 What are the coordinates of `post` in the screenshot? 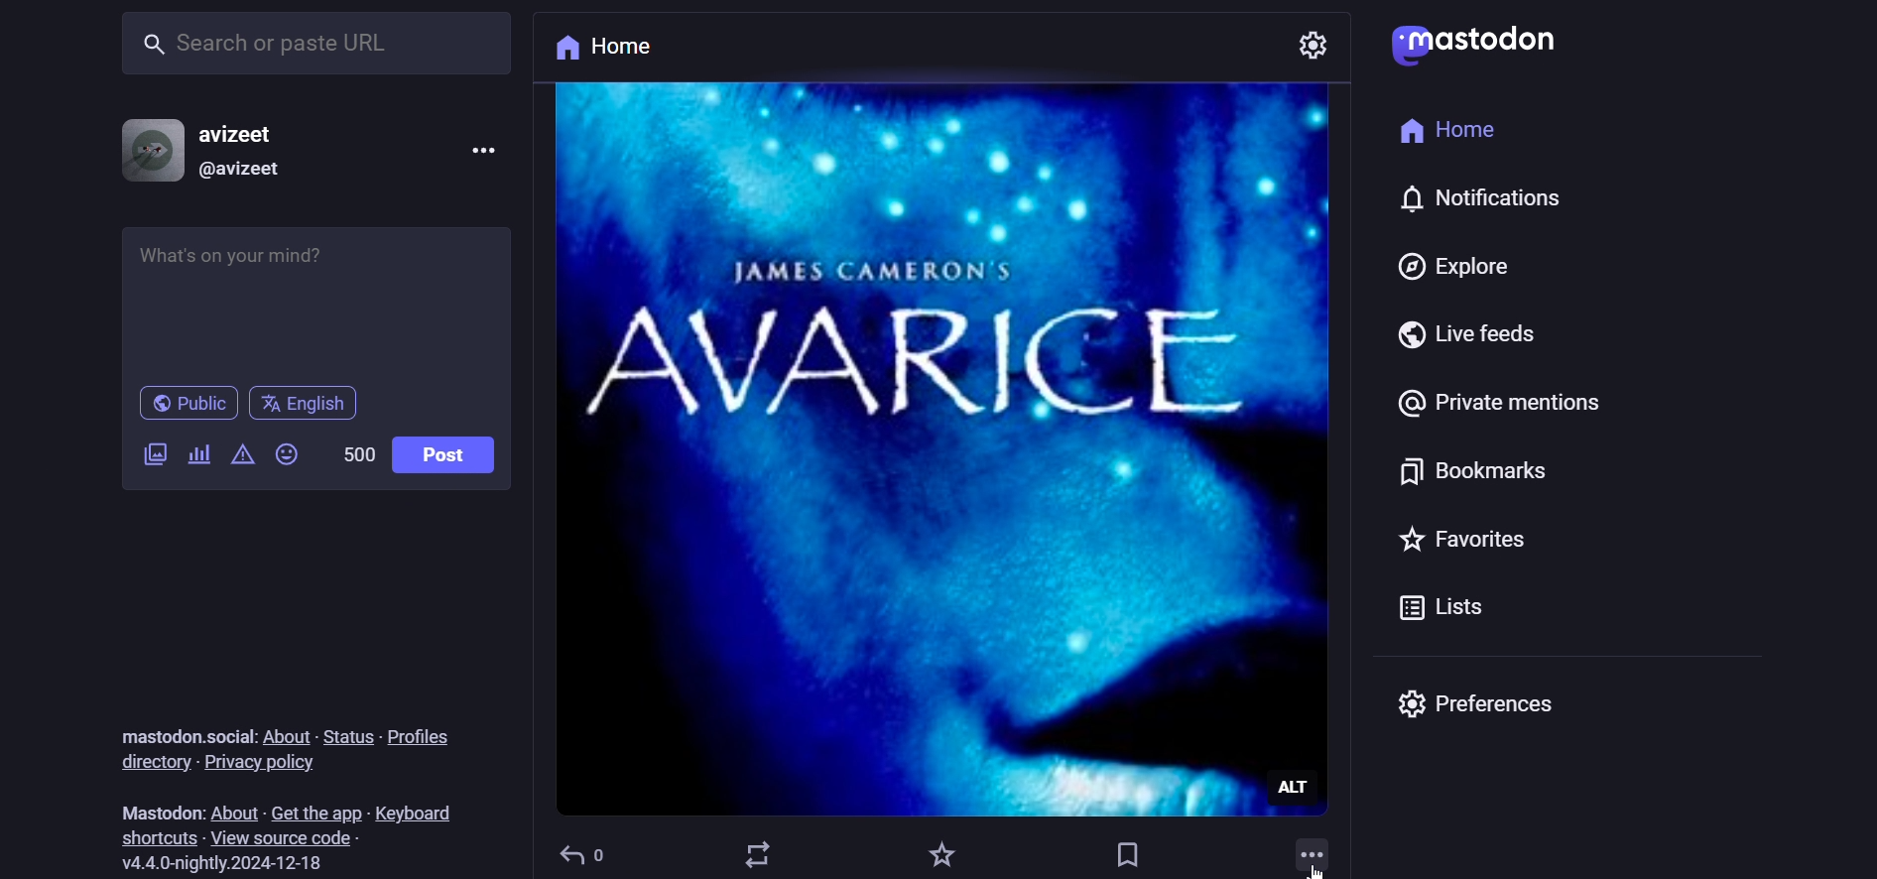 It's located at (452, 457).